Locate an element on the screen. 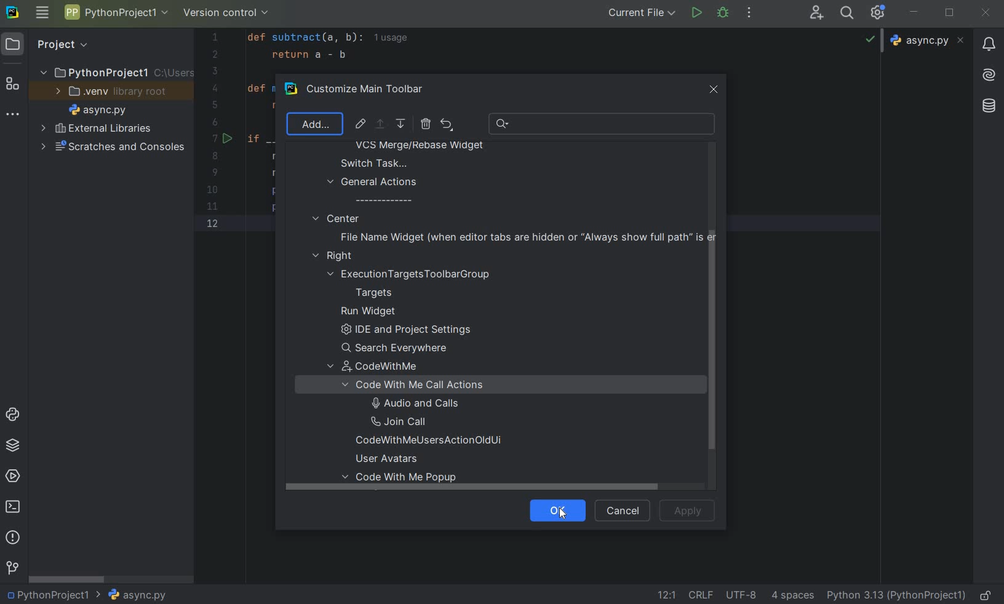 Image resolution: width=1004 pixels, height=604 pixels. Cursor is located at coordinates (563, 512).